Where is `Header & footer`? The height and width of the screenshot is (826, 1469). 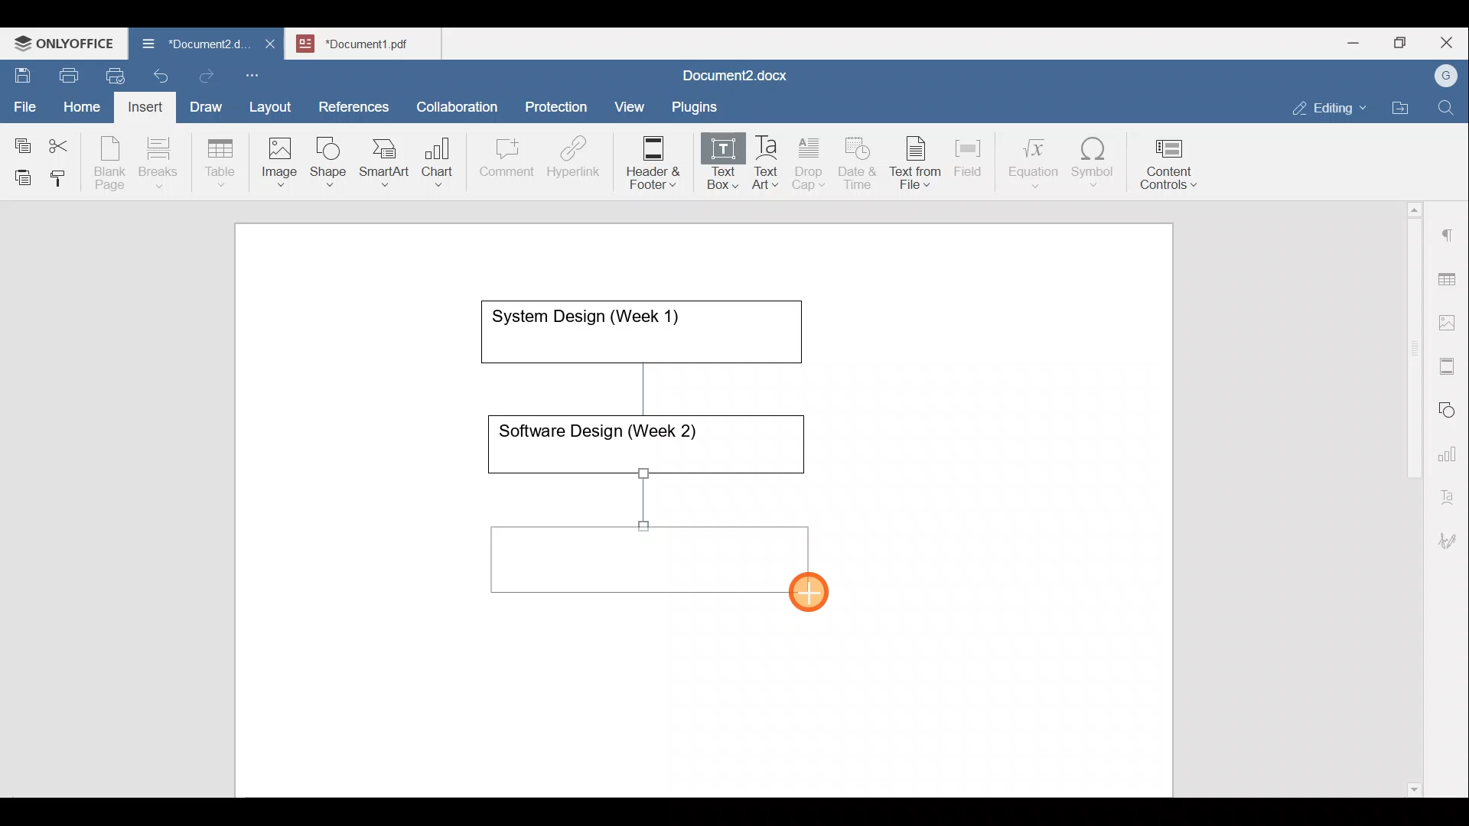 Header & footer is located at coordinates (648, 161).